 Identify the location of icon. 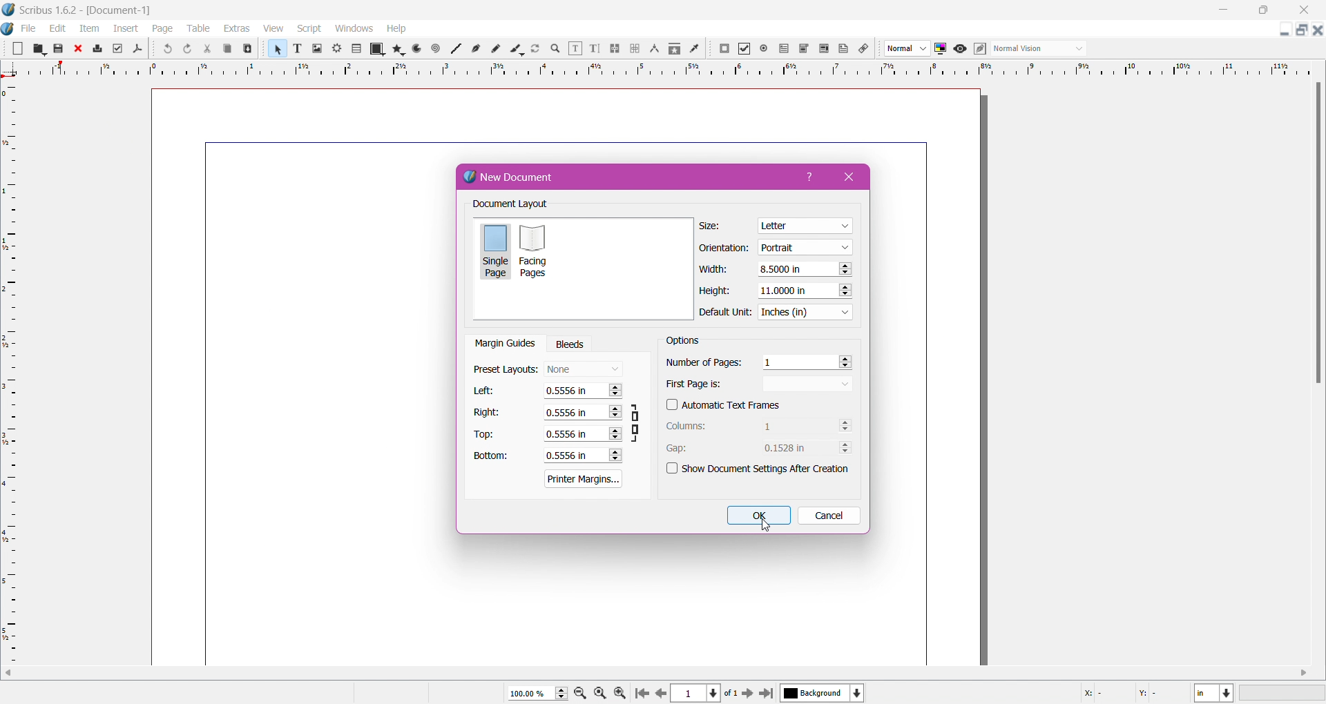
(399, 48).